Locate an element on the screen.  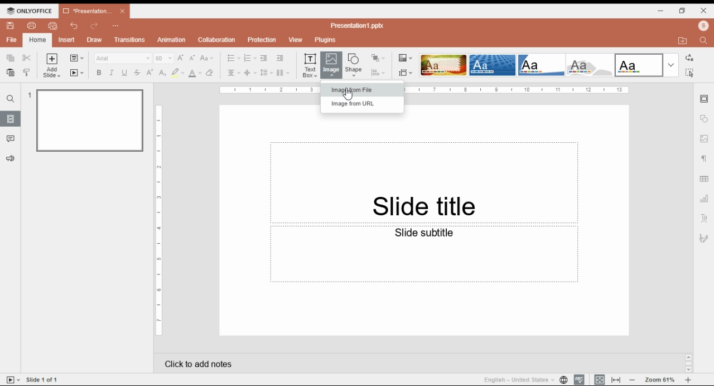
draw is located at coordinates (95, 40).